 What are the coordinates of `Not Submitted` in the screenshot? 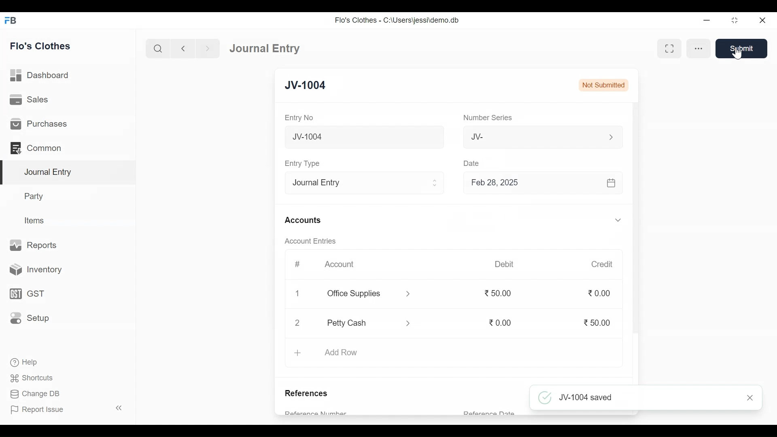 It's located at (603, 85).